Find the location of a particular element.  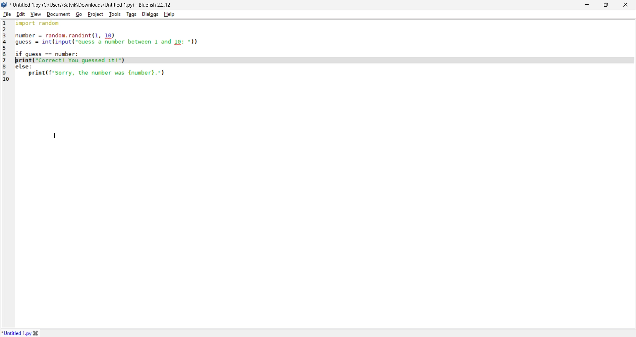

view is located at coordinates (37, 14).